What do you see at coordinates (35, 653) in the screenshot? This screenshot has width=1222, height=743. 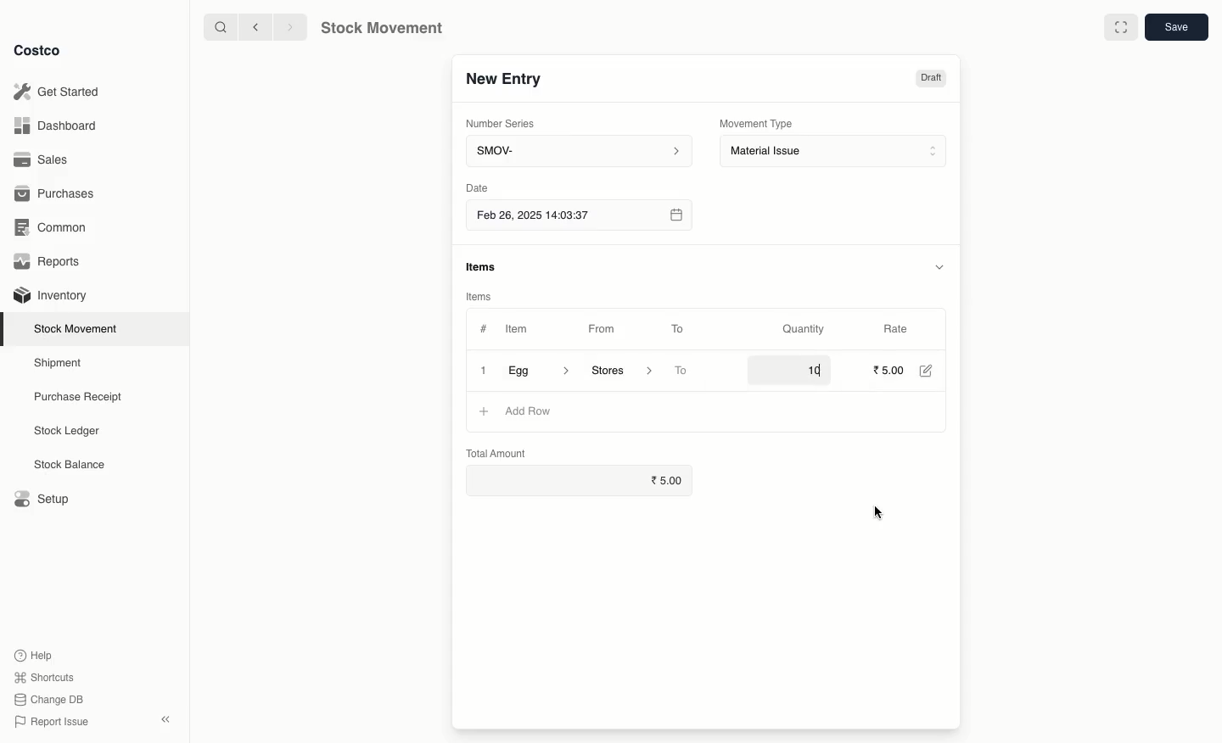 I see `Help` at bounding box center [35, 653].